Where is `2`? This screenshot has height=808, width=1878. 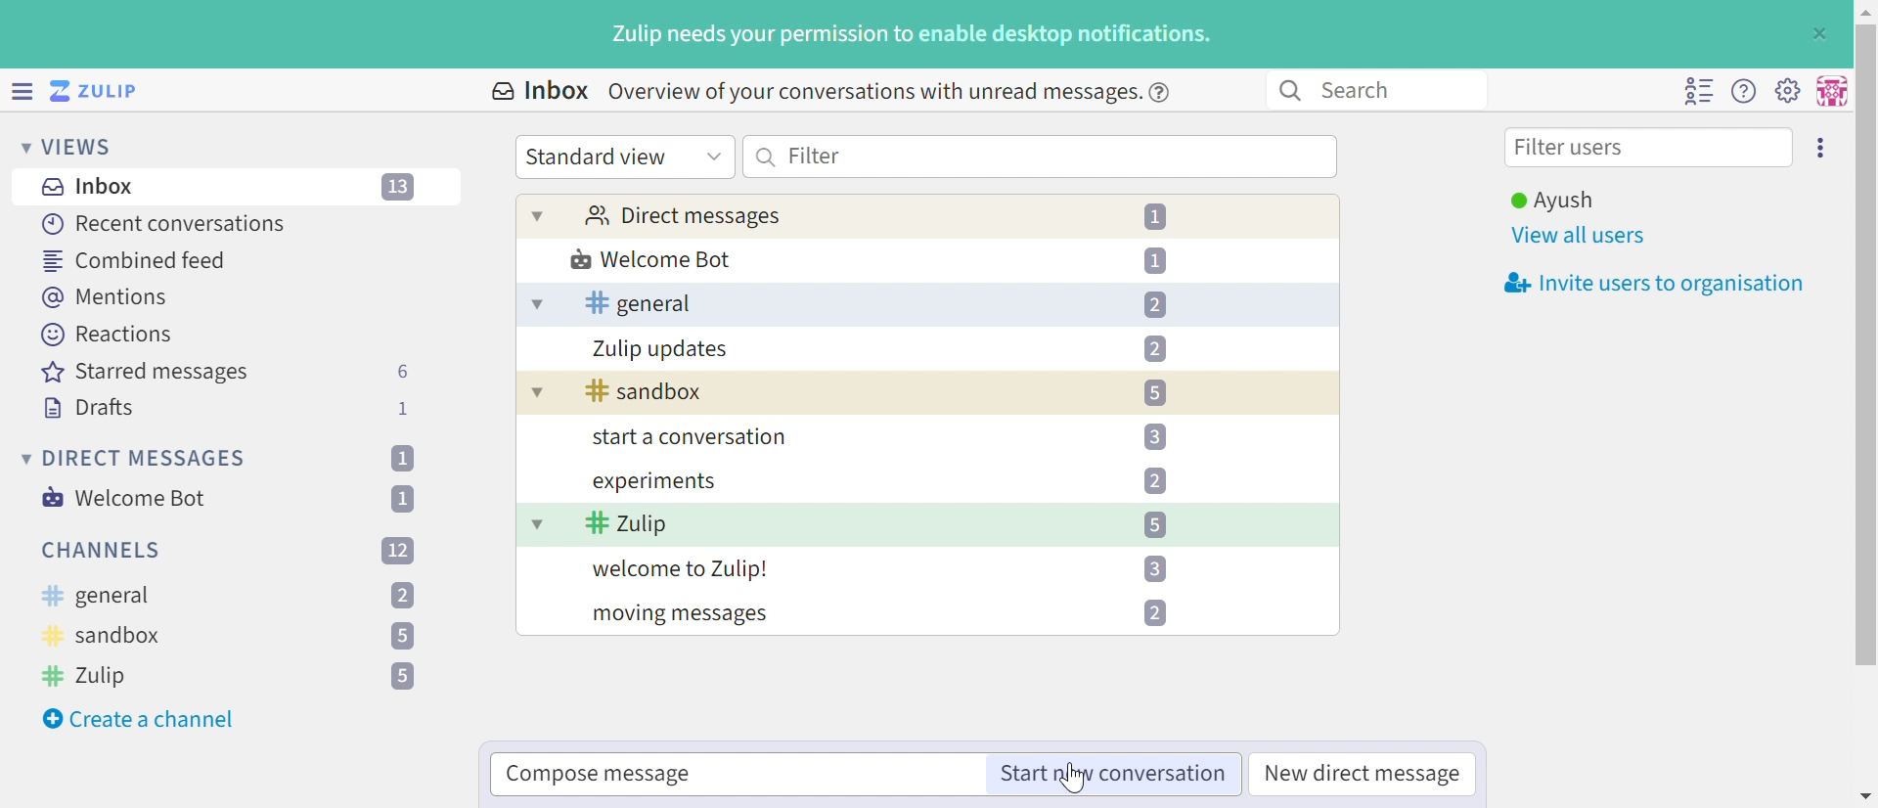 2 is located at coordinates (1154, 348).